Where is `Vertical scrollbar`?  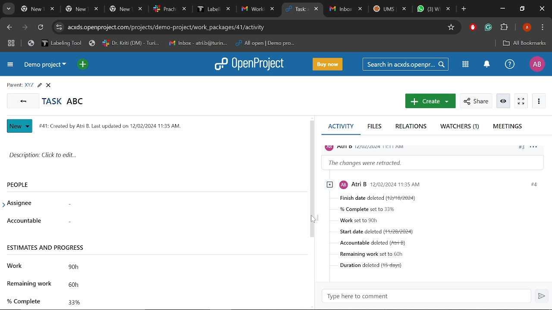
Vertical scrollbar is located at coordinates (312, 179).